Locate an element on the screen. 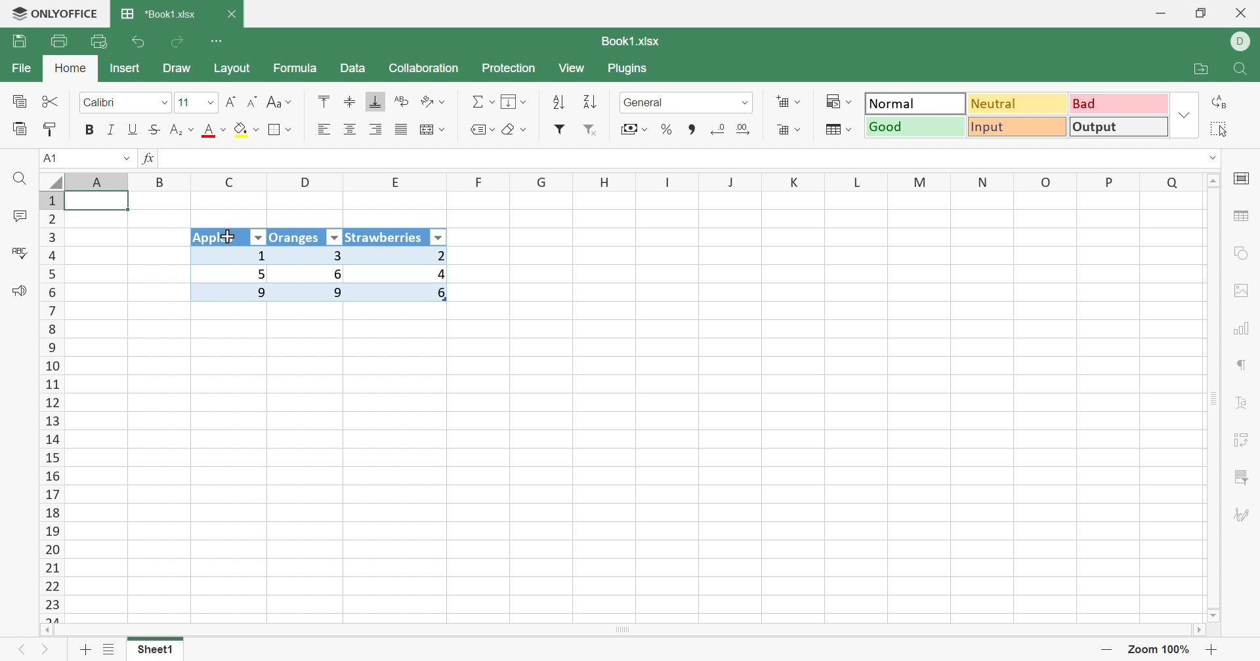 This screenshot has width=1260, height=661. Align Bottom is located at coordinates (376, 102).